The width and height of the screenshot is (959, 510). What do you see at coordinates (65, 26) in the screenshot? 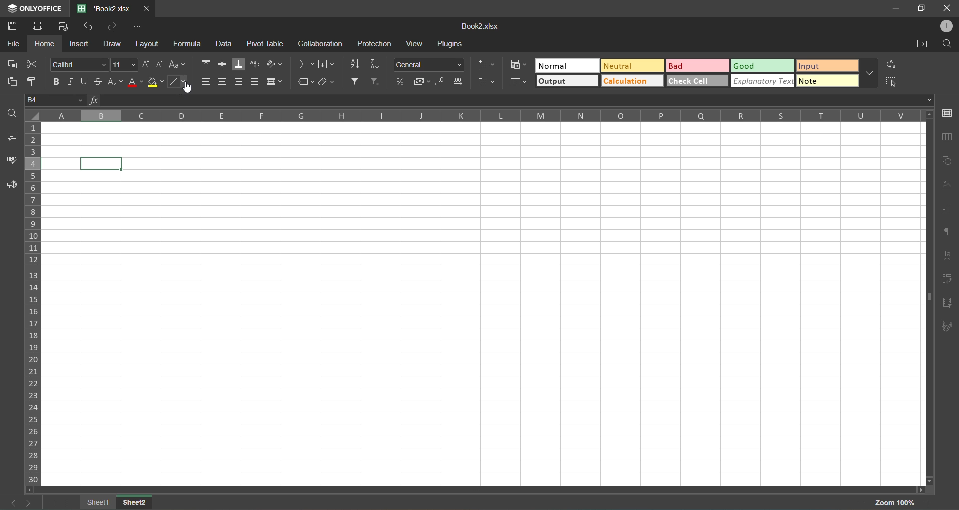
I see `quick print` at bounding box center [65, 26].